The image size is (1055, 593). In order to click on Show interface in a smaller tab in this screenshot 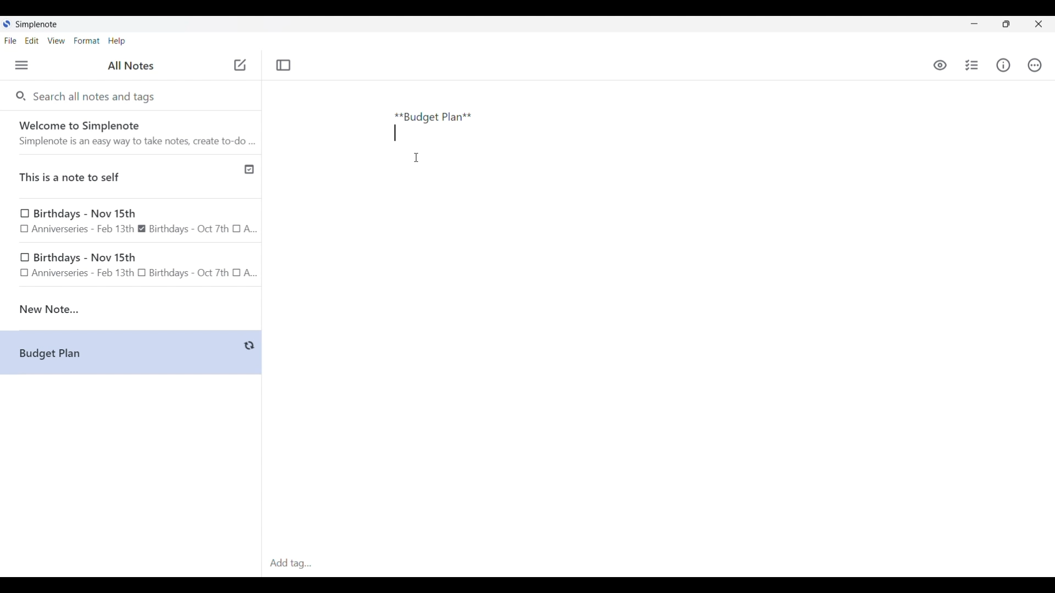, I will do `click(1006, 24)`.